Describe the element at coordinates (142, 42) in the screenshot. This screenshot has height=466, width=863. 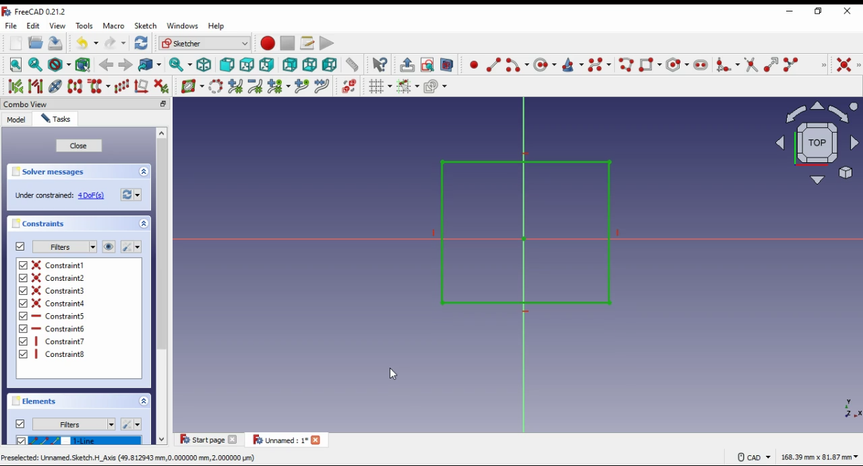
I see `refresh` at that location.